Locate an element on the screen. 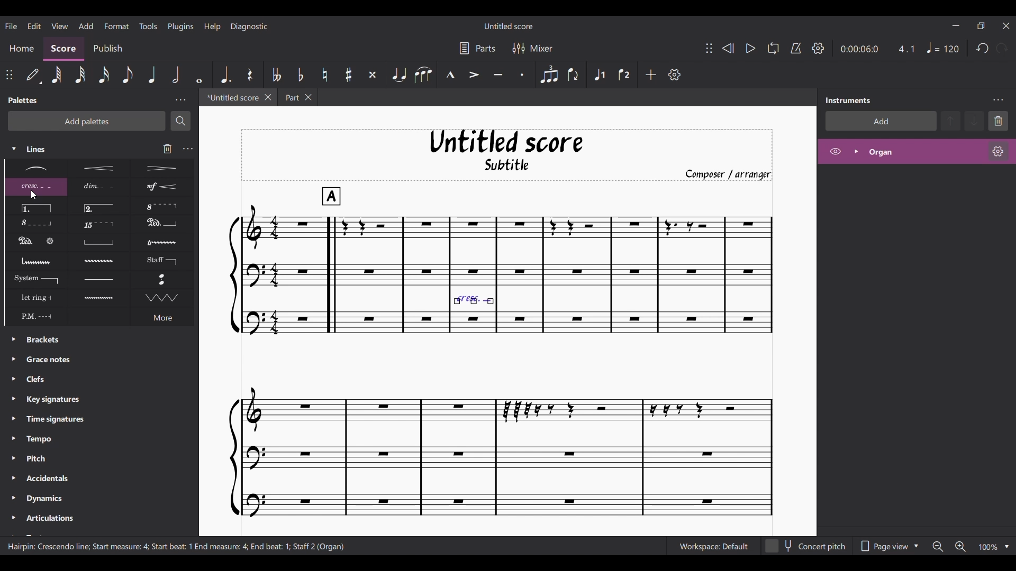  Change position of toolbar attached is located at coordinates (9, 75).